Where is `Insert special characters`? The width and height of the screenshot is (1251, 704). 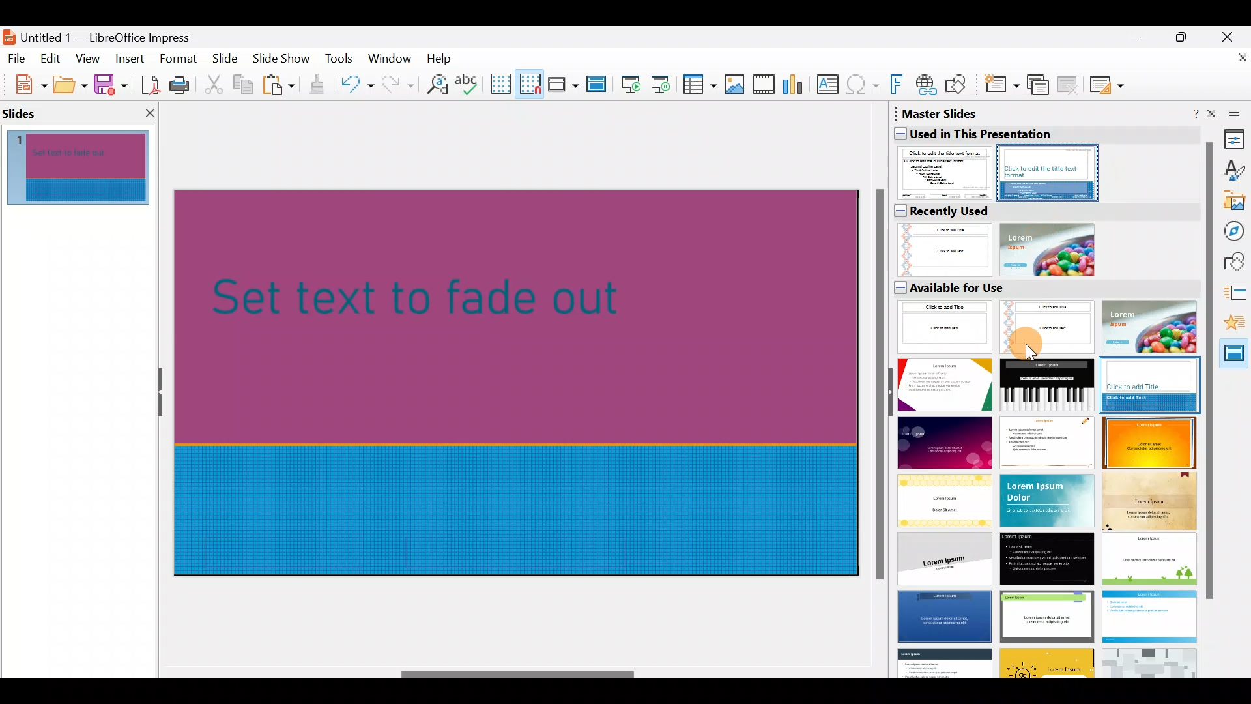
Insert special characters is located at coordinates (864, 86).